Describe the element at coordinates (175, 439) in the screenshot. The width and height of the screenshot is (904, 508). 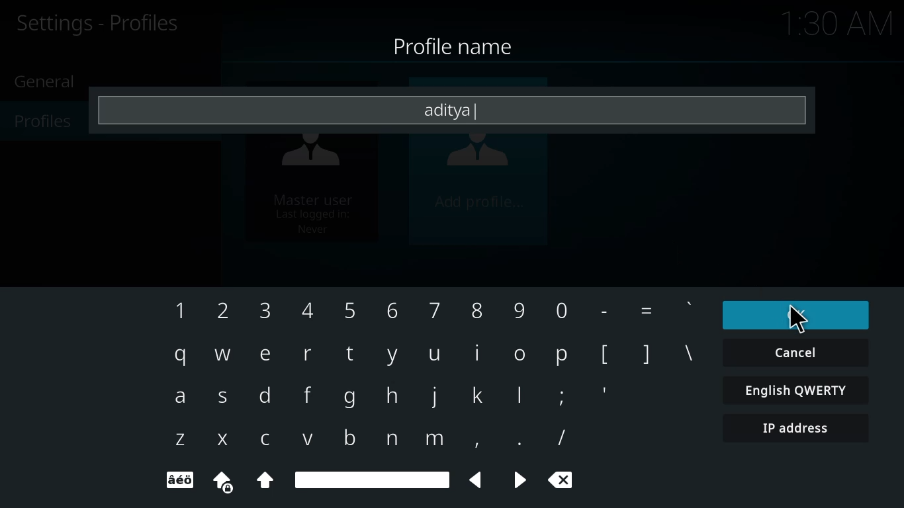
I see `z` at that location.